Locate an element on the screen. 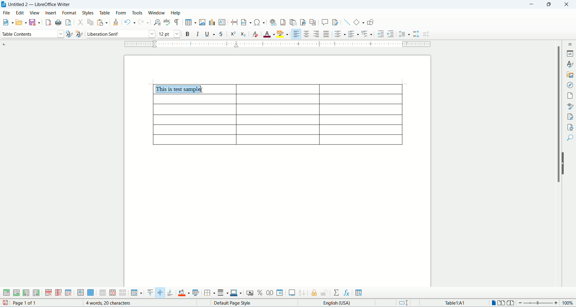 The image size is (576, 307). tools is located at coordinates (139, 13).